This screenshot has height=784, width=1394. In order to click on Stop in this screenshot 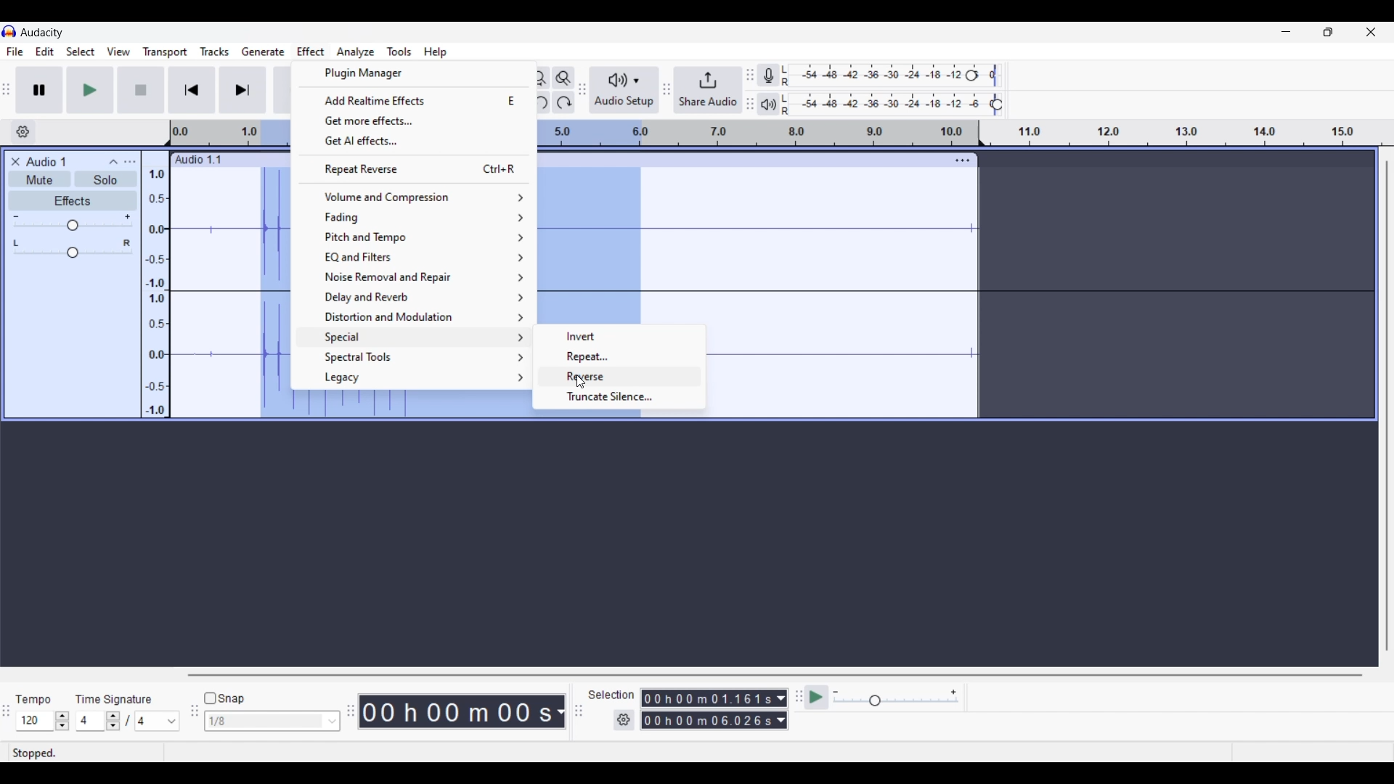, I will do `click(142, 90)`.